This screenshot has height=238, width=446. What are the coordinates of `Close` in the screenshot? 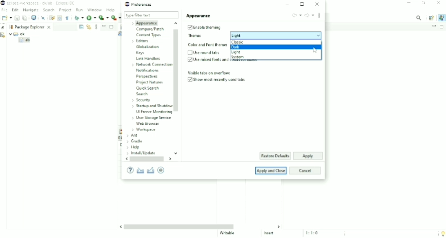 It's located at (317, 4).